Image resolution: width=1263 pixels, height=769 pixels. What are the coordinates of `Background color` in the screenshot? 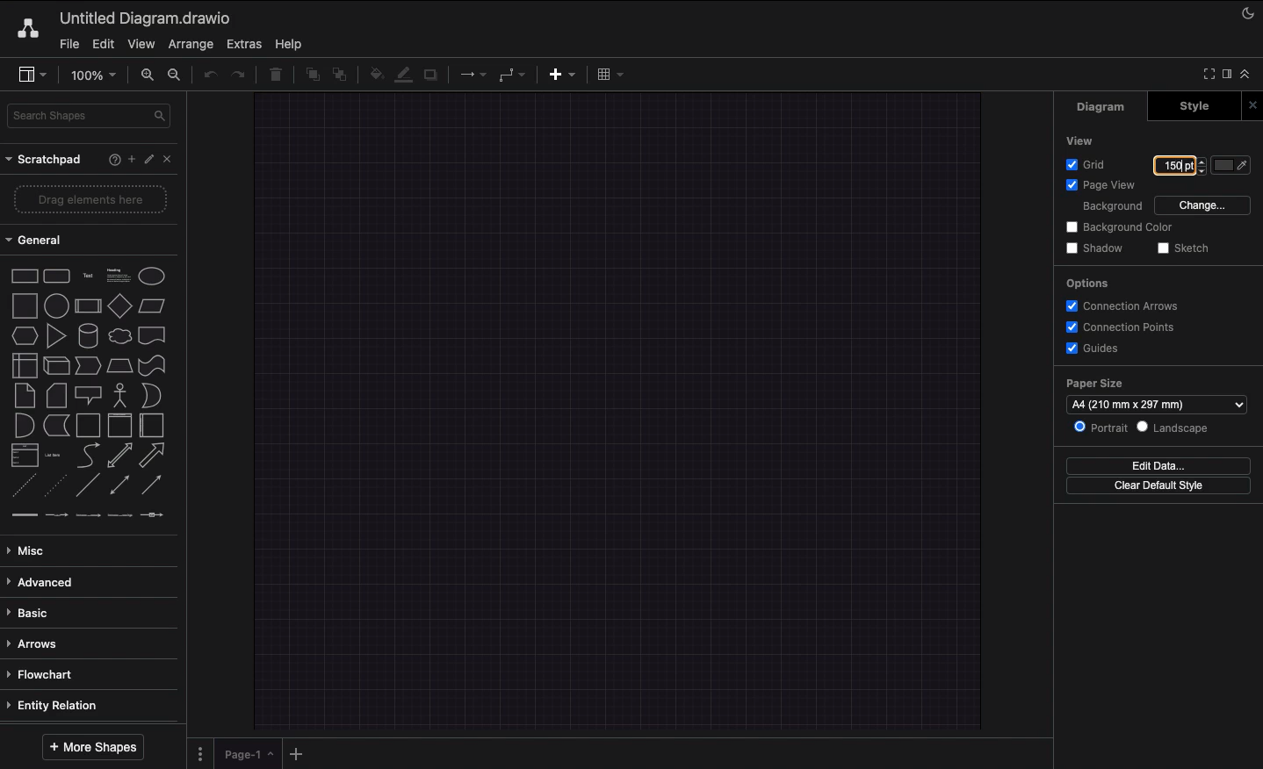 It's located at (1116, 228).